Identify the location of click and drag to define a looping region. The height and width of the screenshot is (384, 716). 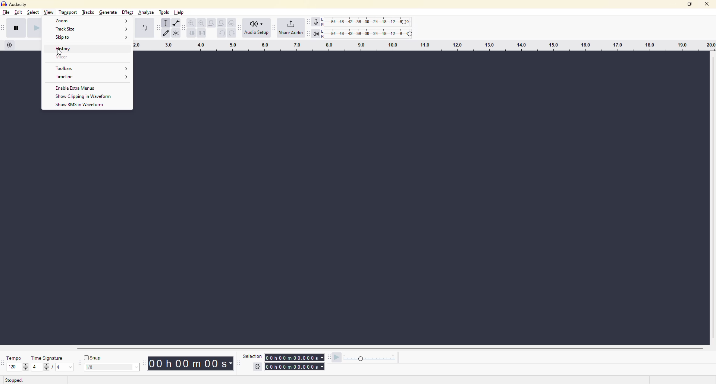
(422, 45).